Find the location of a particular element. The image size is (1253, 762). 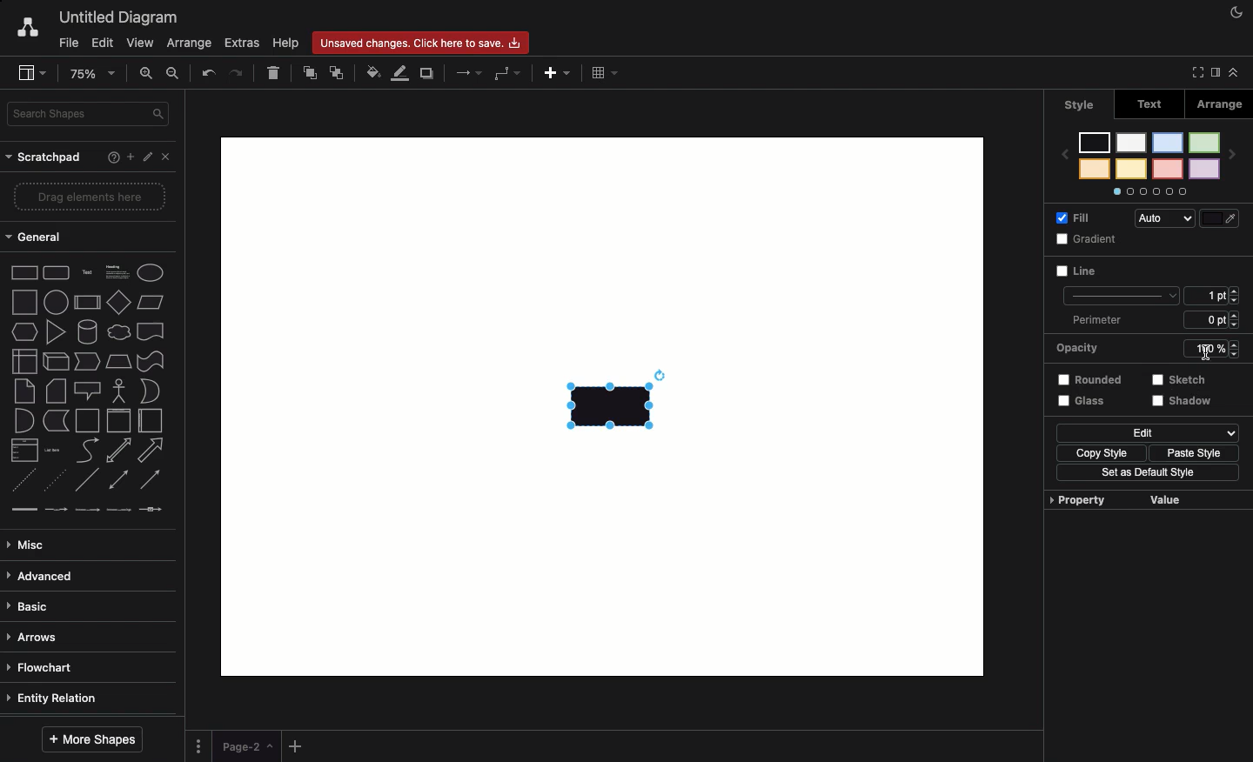

Rounded rectangle is located at coordinates (58, 274).